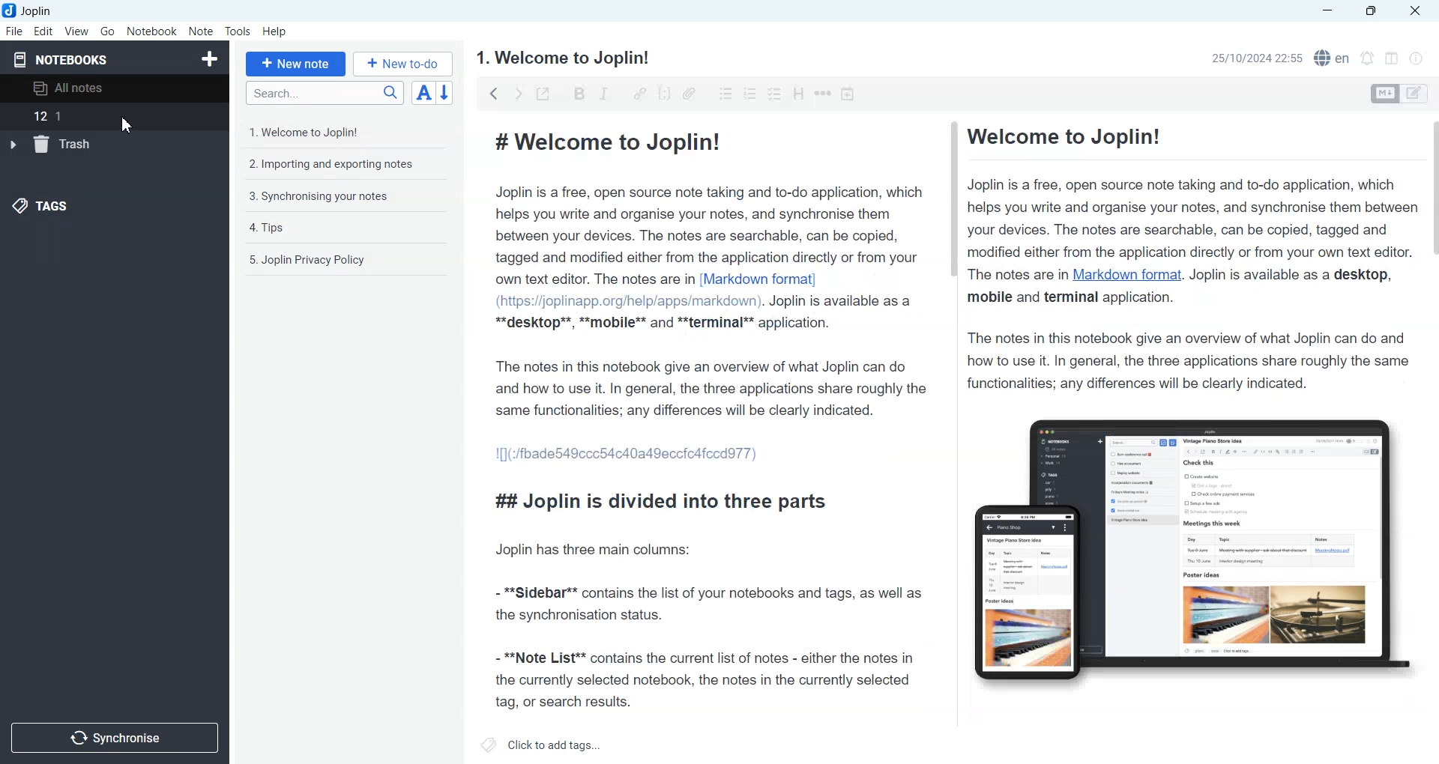  What do you see at coordinates (779, 93) in the screenshot?
I see `Checkbox` at bounding box center [779, 93].